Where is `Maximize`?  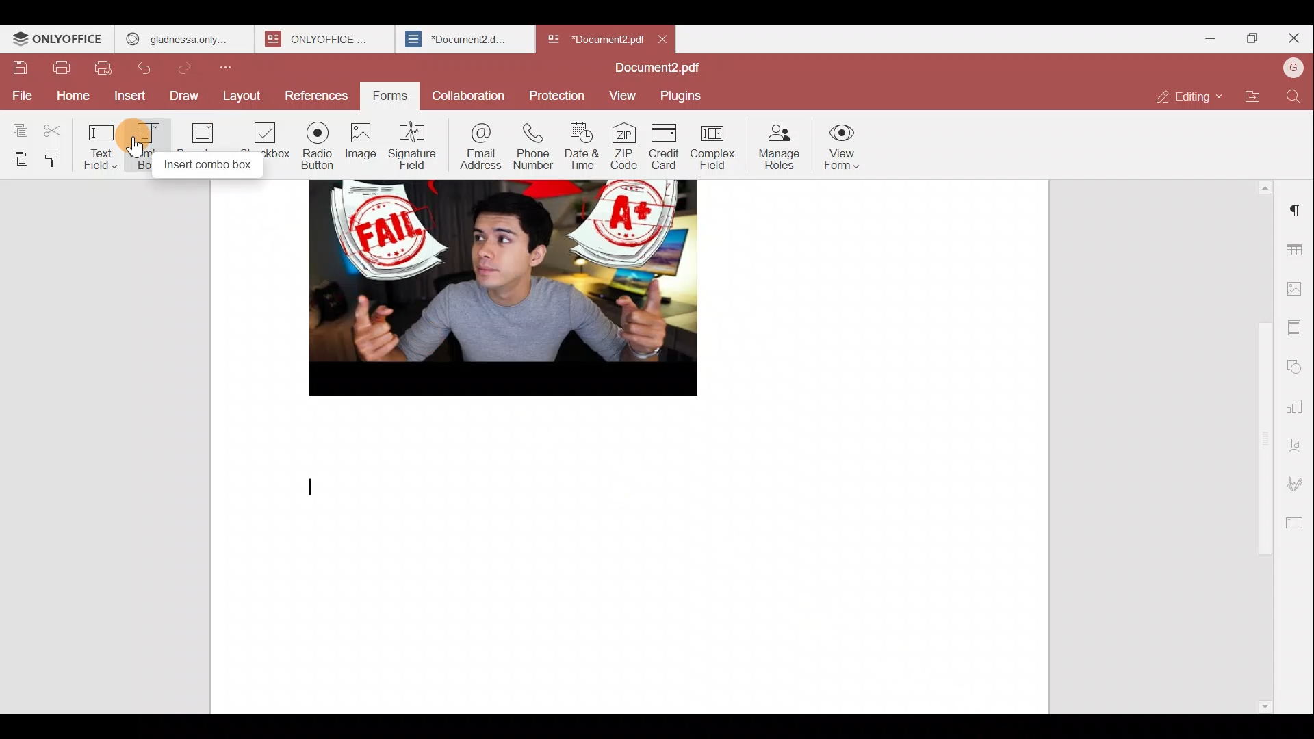
Maximize is located at coordinates (1248, 40).